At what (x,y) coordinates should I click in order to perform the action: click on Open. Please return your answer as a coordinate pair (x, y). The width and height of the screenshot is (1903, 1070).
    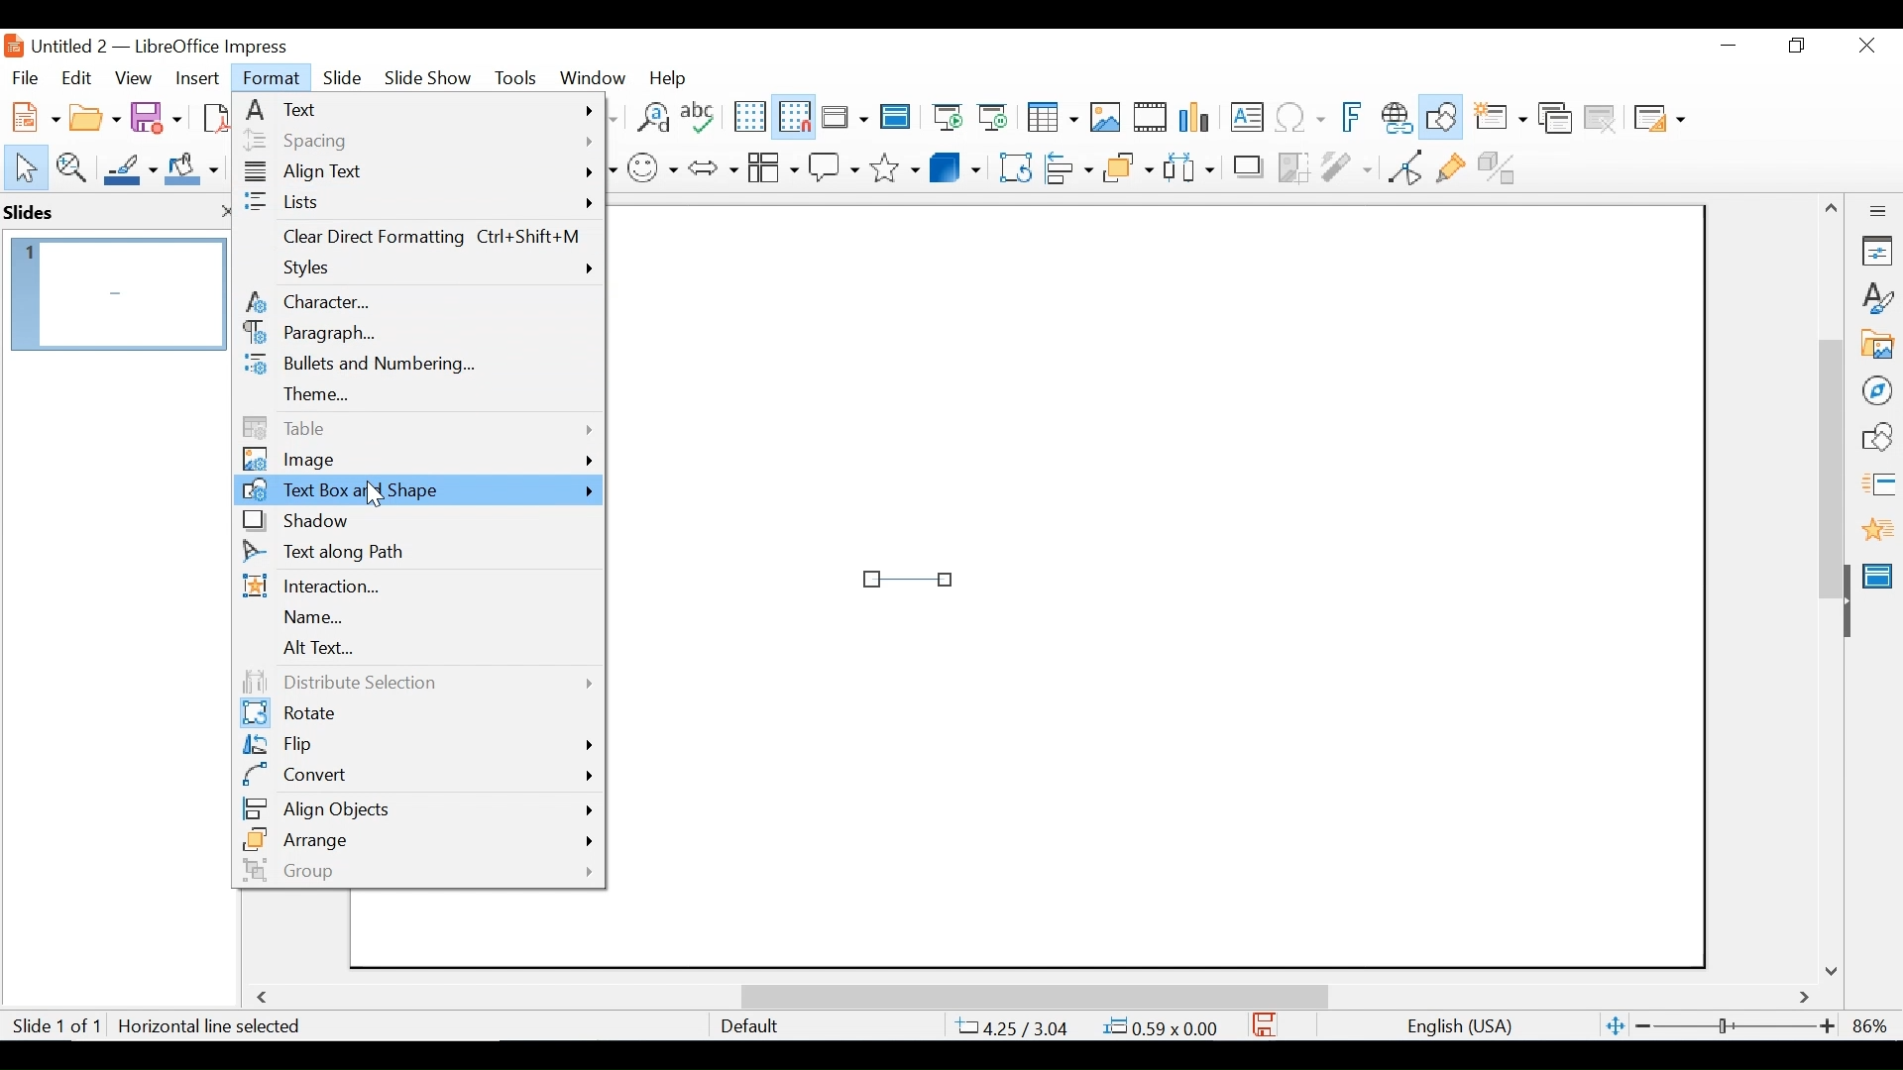
    Looking at the image, I should click on (94, 115).